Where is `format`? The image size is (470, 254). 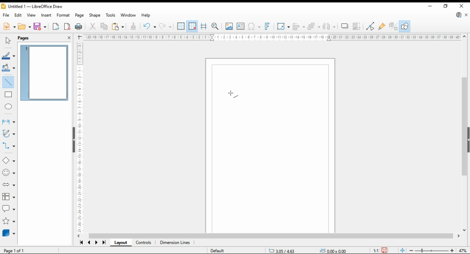 format is located at coordinates (63, 15).